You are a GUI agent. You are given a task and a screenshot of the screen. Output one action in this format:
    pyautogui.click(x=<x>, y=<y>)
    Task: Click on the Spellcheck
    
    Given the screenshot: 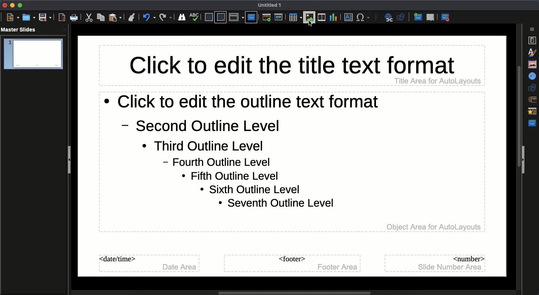 What is the action you would take?
    pyautogui.click(x=195, y=16)
    